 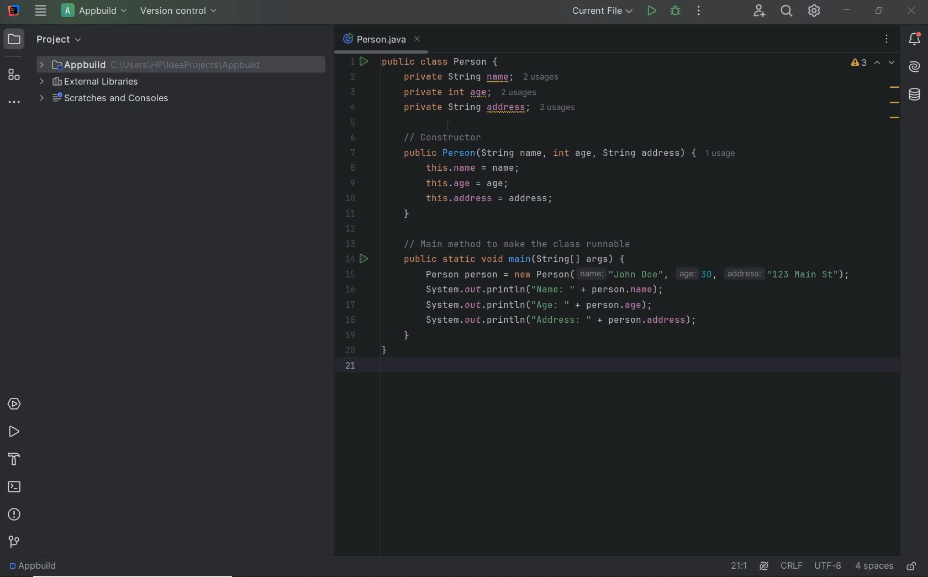 I want to click on previous and next highlighted problems, so click(x=885, y=64).